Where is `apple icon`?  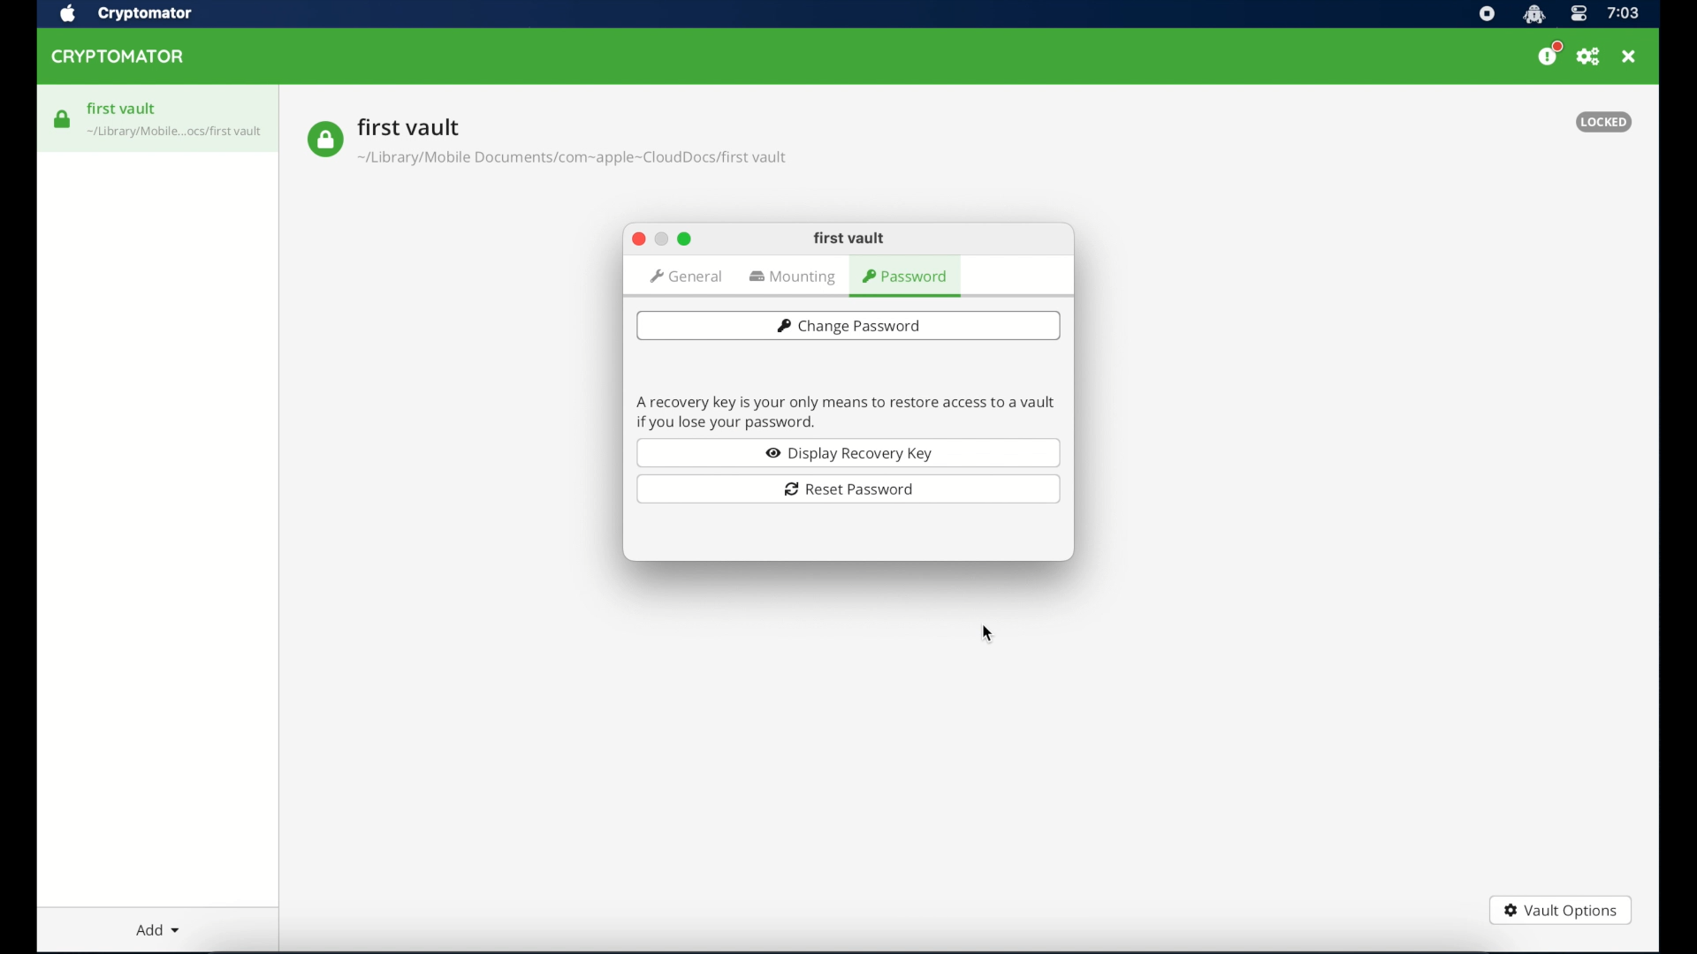
apple icon is located at coordinates (66, 14).